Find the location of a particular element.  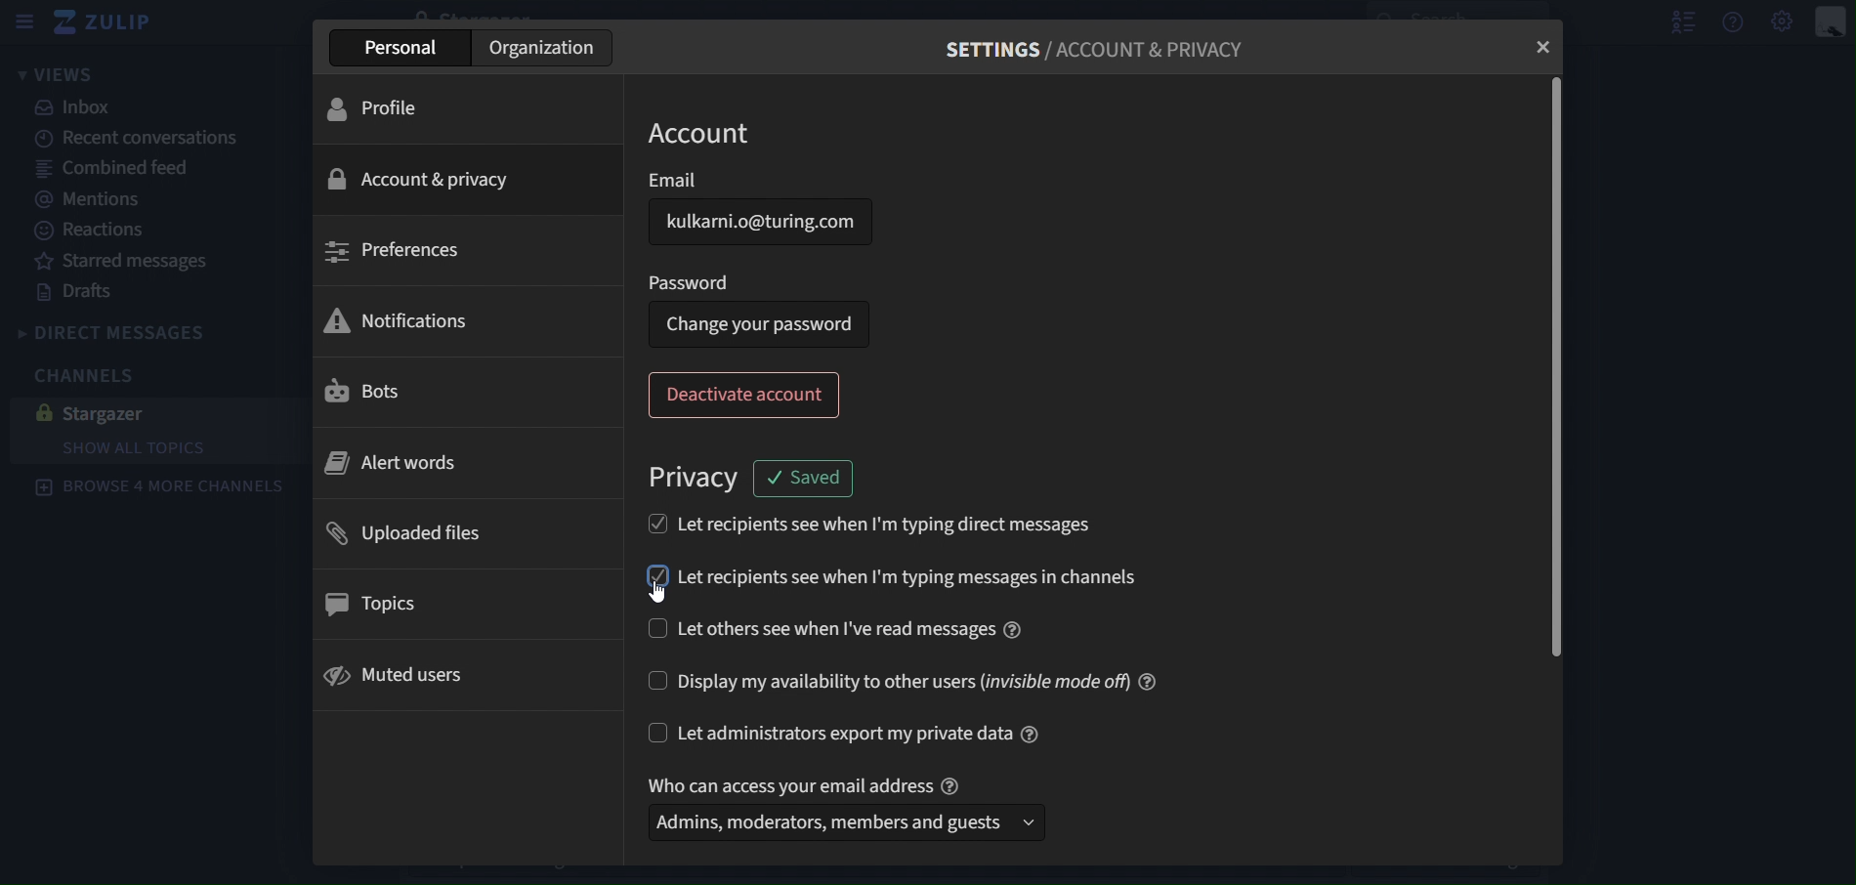

admins, moderators, members and guests is located at coordinates (850, 823).